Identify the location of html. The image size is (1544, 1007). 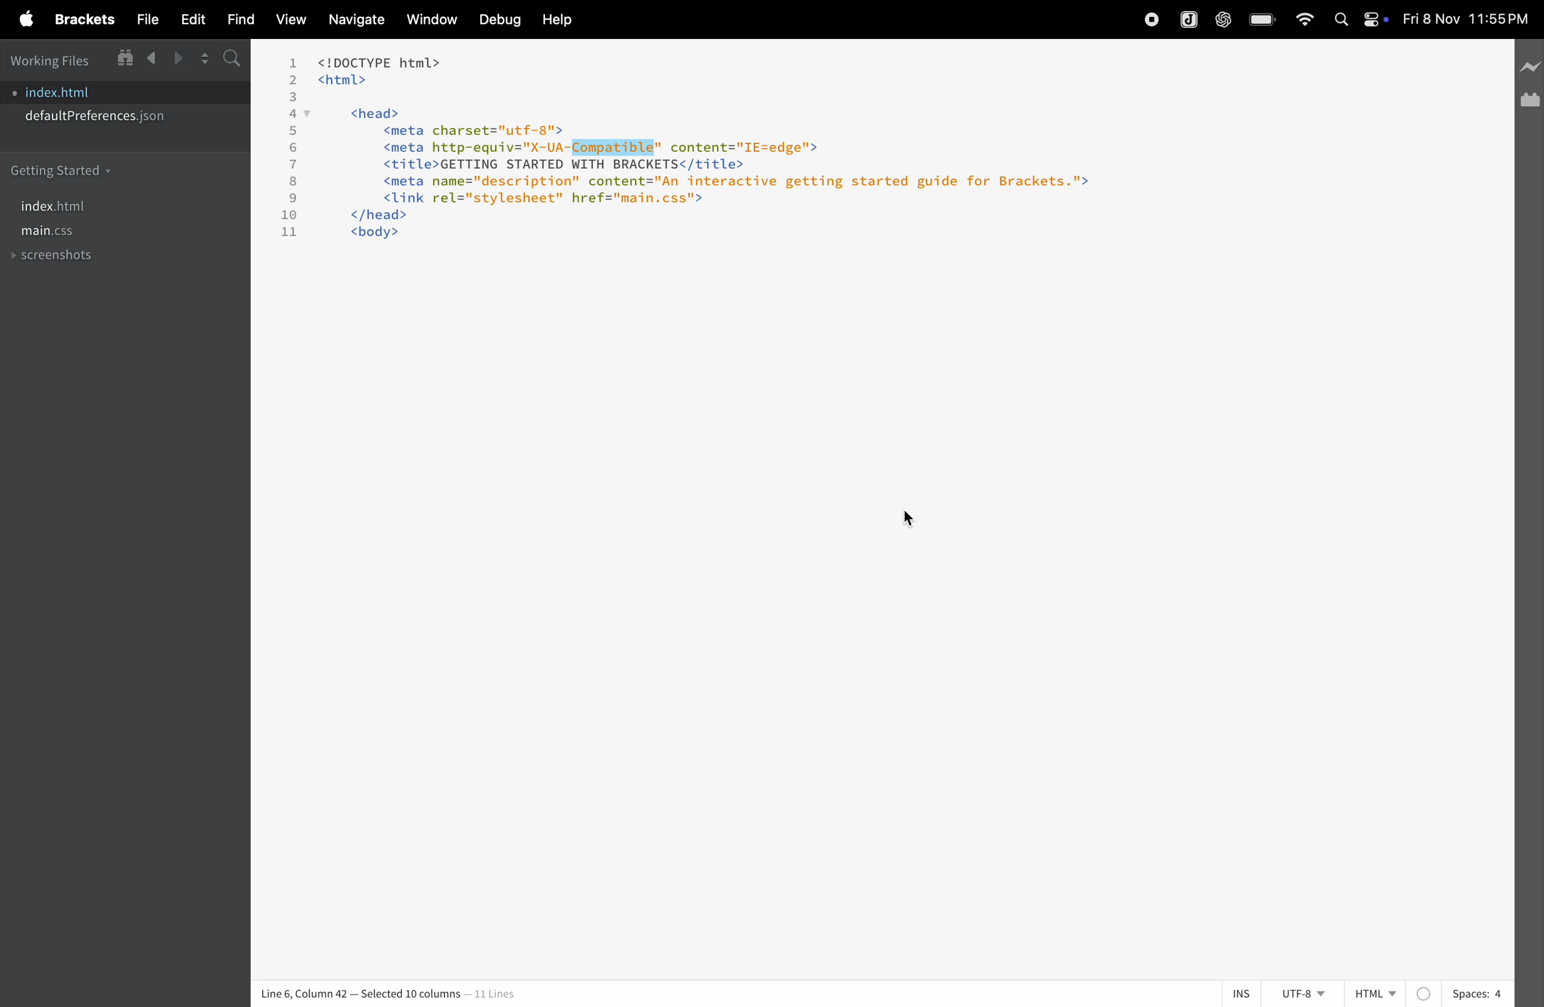
(1376, 988).